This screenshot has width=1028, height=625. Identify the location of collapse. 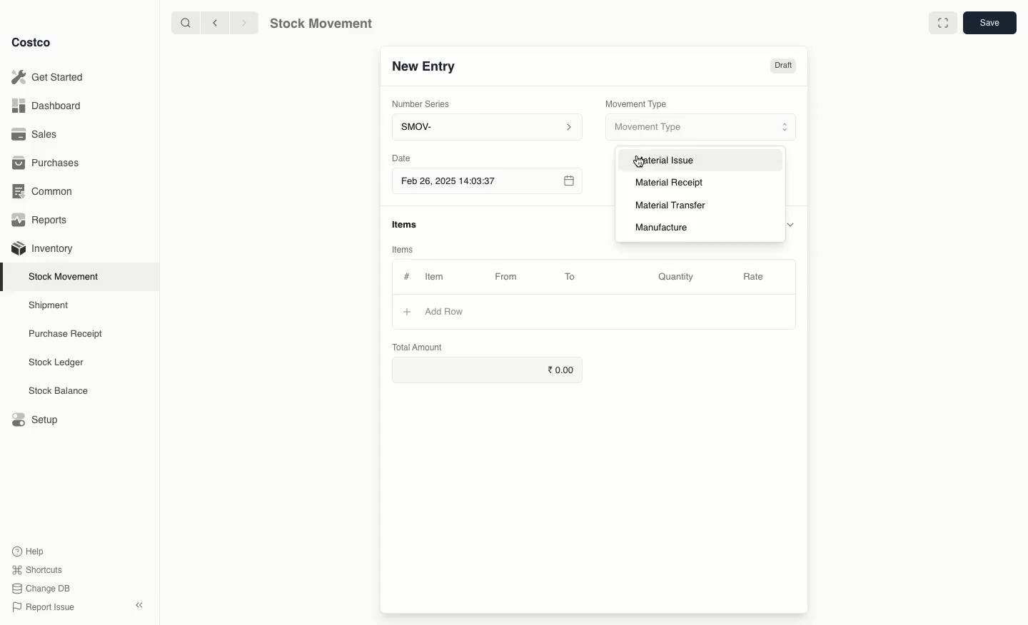
(138, 604).